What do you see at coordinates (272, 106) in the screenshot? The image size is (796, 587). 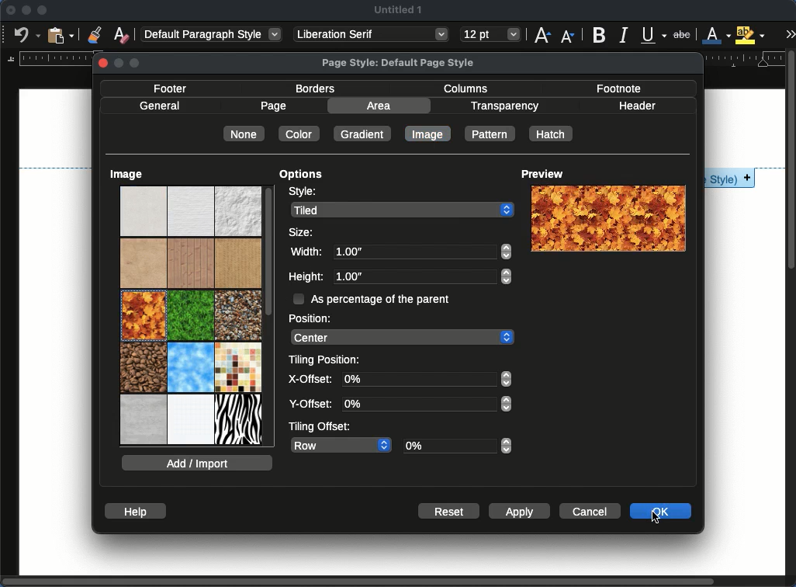 I see `page` at bounding box center [272, 106].